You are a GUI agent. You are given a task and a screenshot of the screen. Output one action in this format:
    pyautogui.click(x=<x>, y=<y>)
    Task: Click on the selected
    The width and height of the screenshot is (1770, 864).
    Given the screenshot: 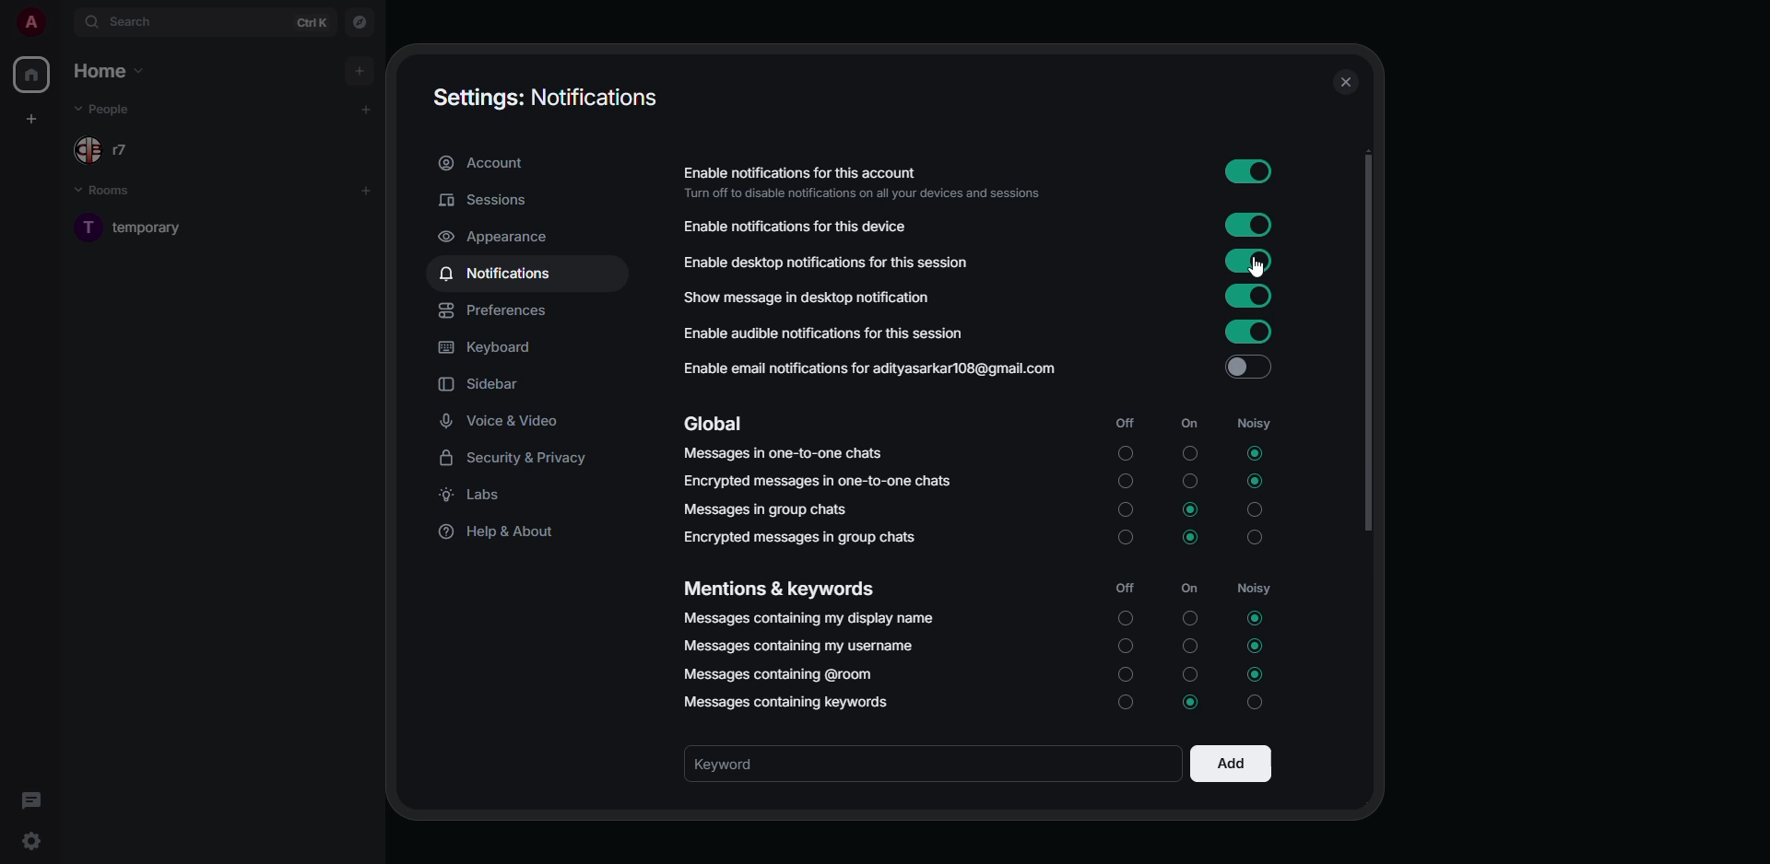 What is the action you would take?
    pyautogui.click(x=1187, y=540)
    